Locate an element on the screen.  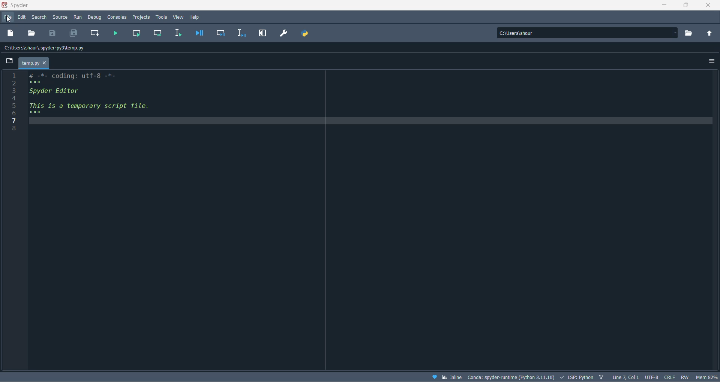
minimize is located at coordinates (664, 7).